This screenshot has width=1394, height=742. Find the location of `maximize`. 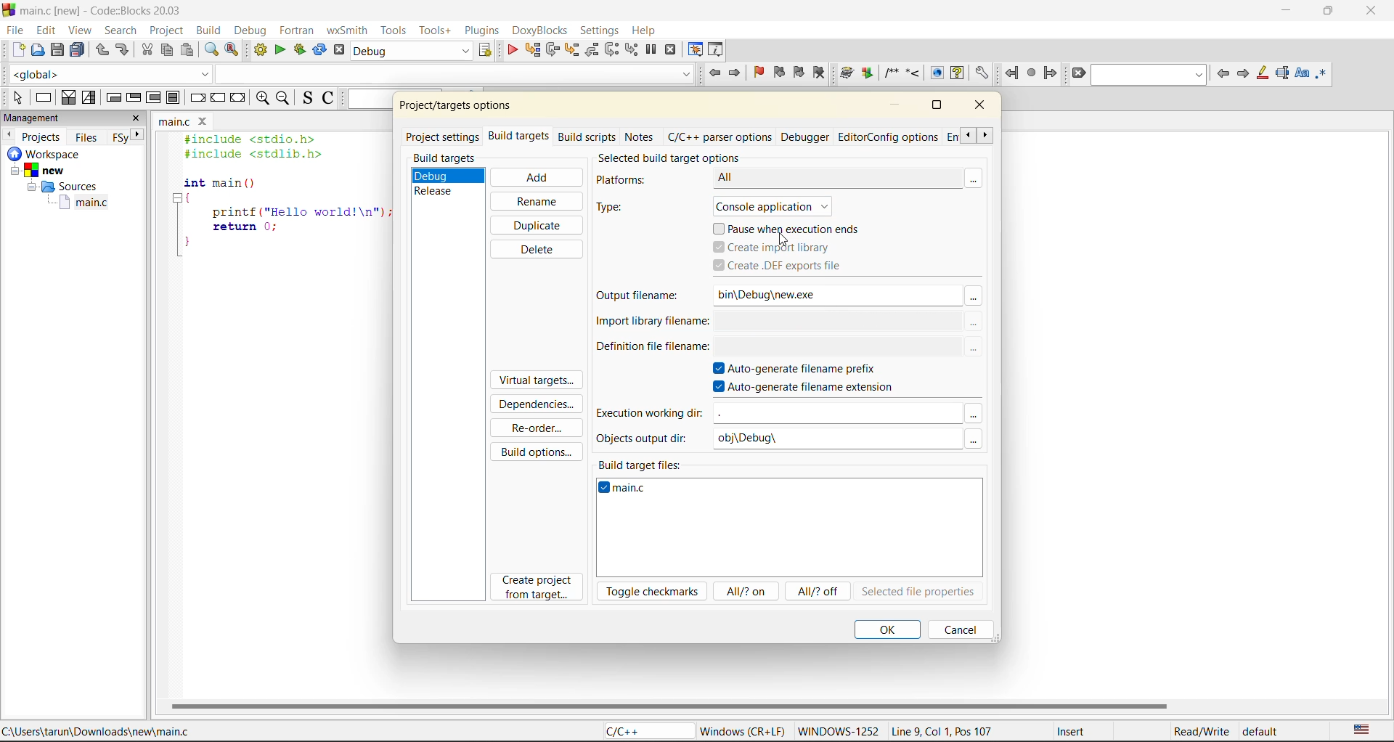

maximize is located at coordinates (1332, 13).